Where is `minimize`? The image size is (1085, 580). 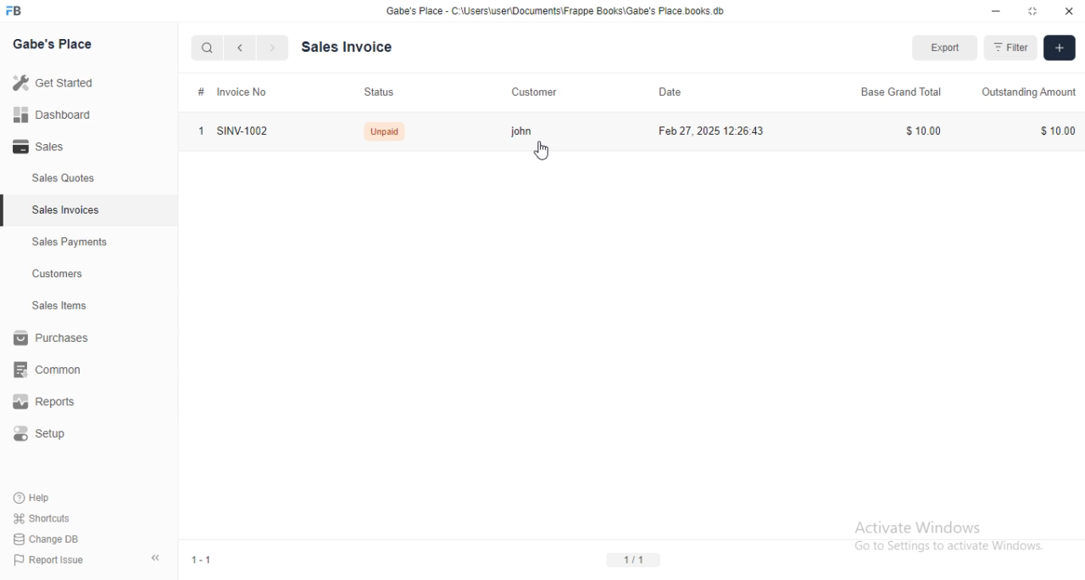 minimize is located at coordinates (996, 11).